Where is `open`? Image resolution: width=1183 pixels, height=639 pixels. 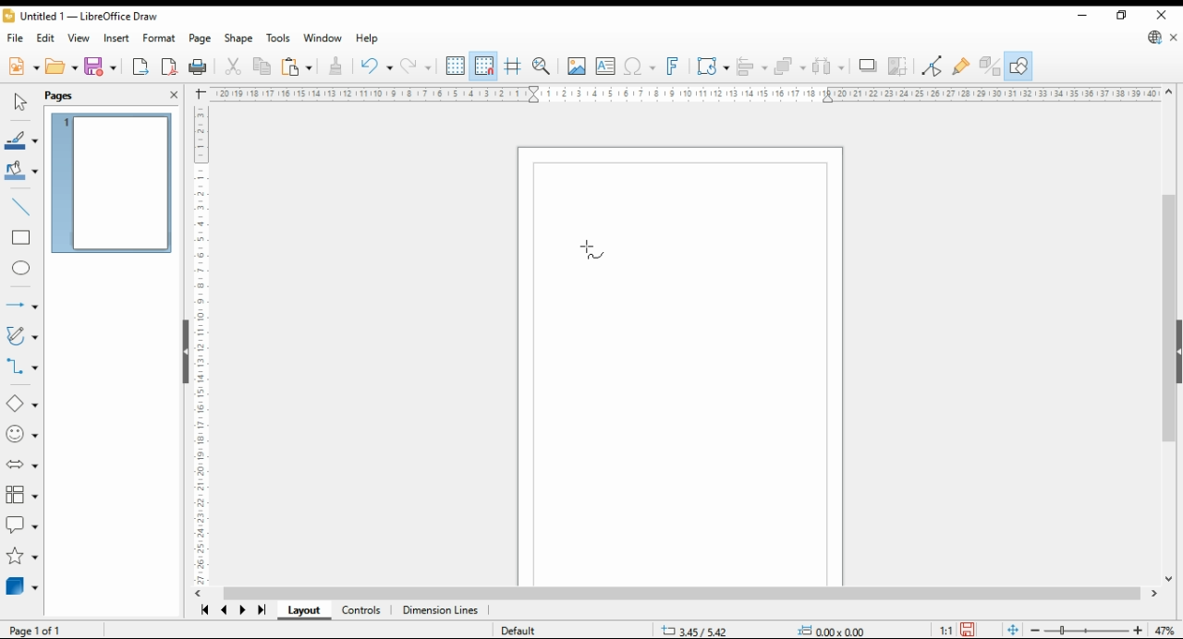
open is located at coordinates (61, 66).